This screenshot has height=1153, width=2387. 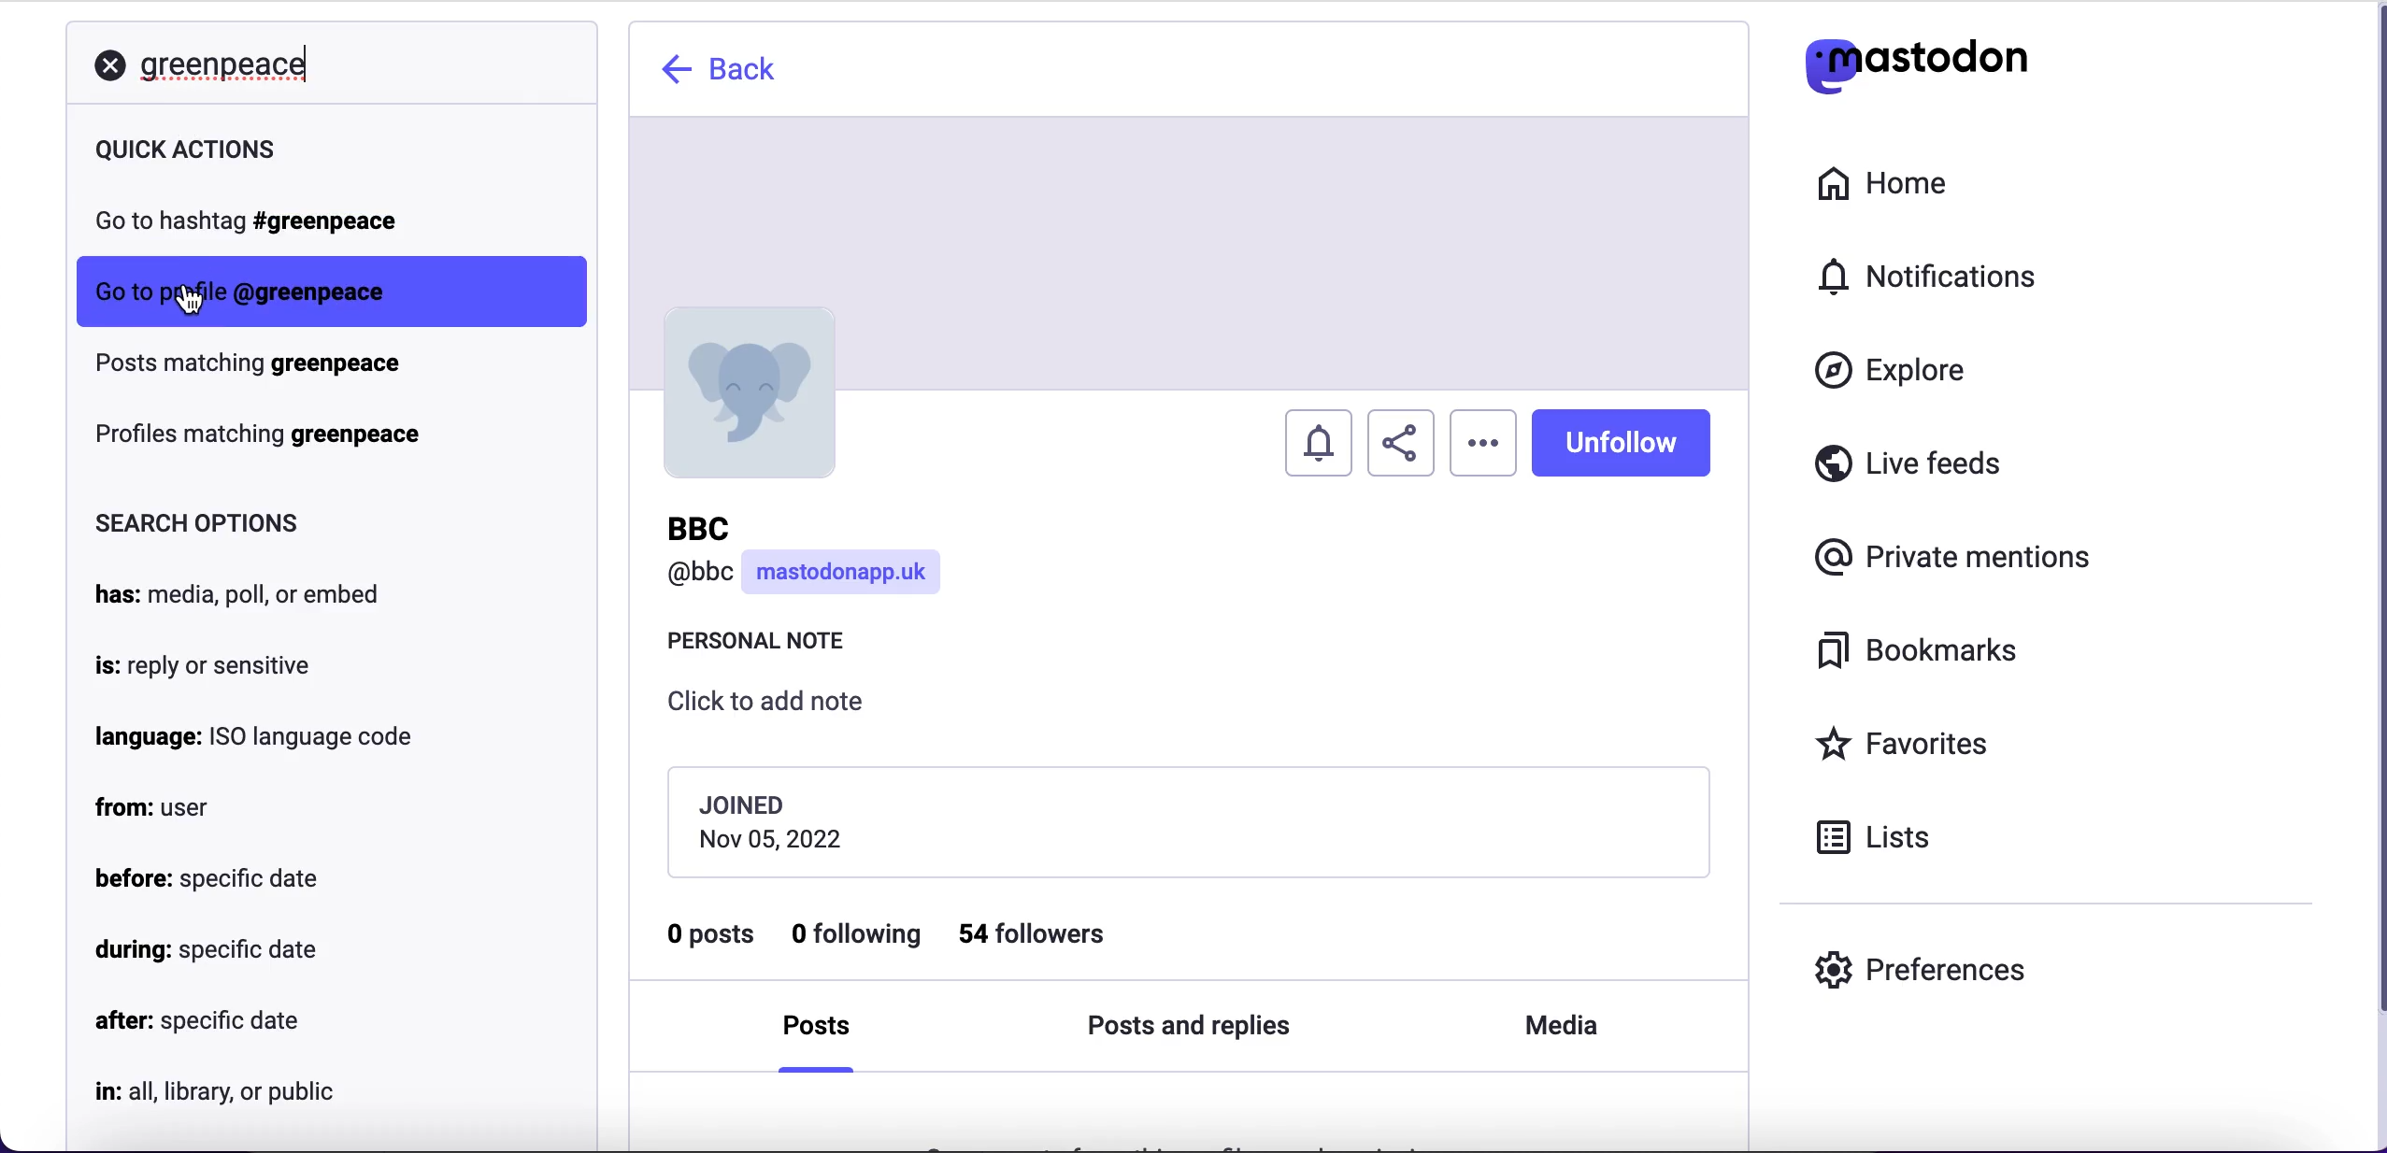 What do you see at coordinates (212, 950) in the screenshot?
I see `during: specific date` at bounding box center [212, 950].